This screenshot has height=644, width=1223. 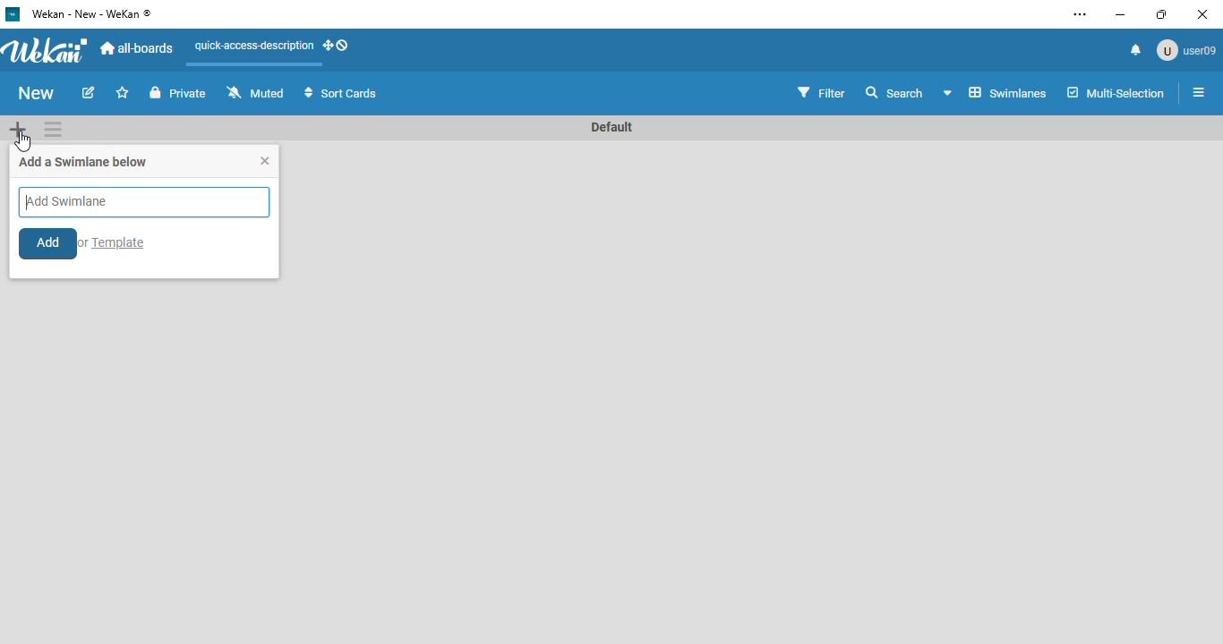 What do you see at coordinates (1137, 50) in the screenshot?
I see `notifications` at bounding box center [1137, 50].